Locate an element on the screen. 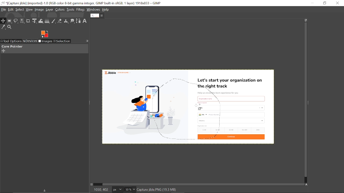  Filters is located at coordinates (81, 10).